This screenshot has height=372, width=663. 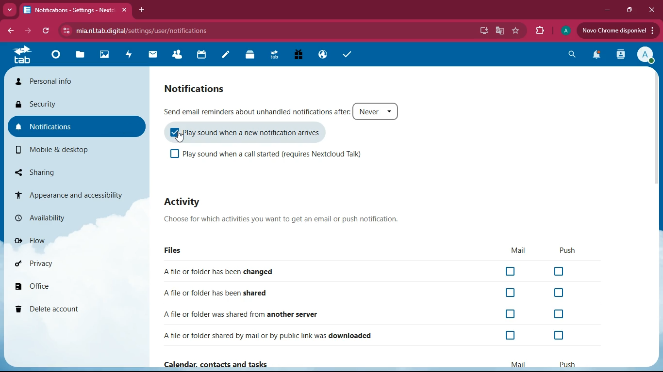 I want to click on downloaded, so click(x=271, y=335).